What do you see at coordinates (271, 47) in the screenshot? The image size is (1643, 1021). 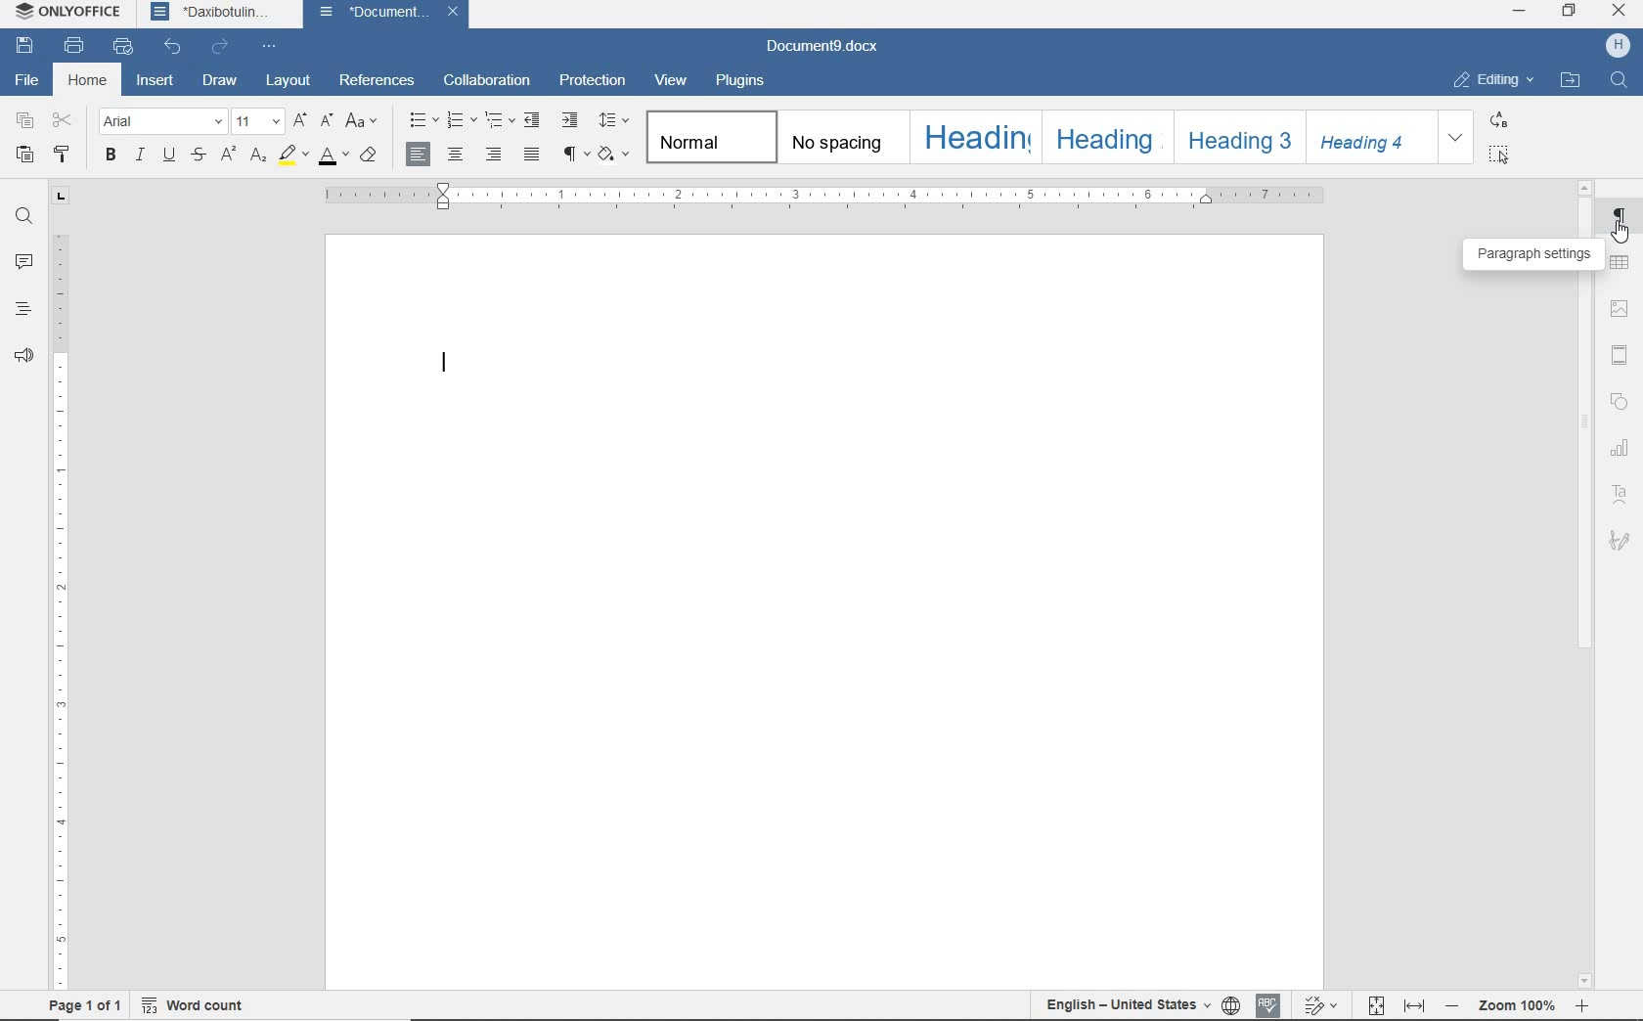 I see `customize quick access toolbar` at bounding box center [271, 47].